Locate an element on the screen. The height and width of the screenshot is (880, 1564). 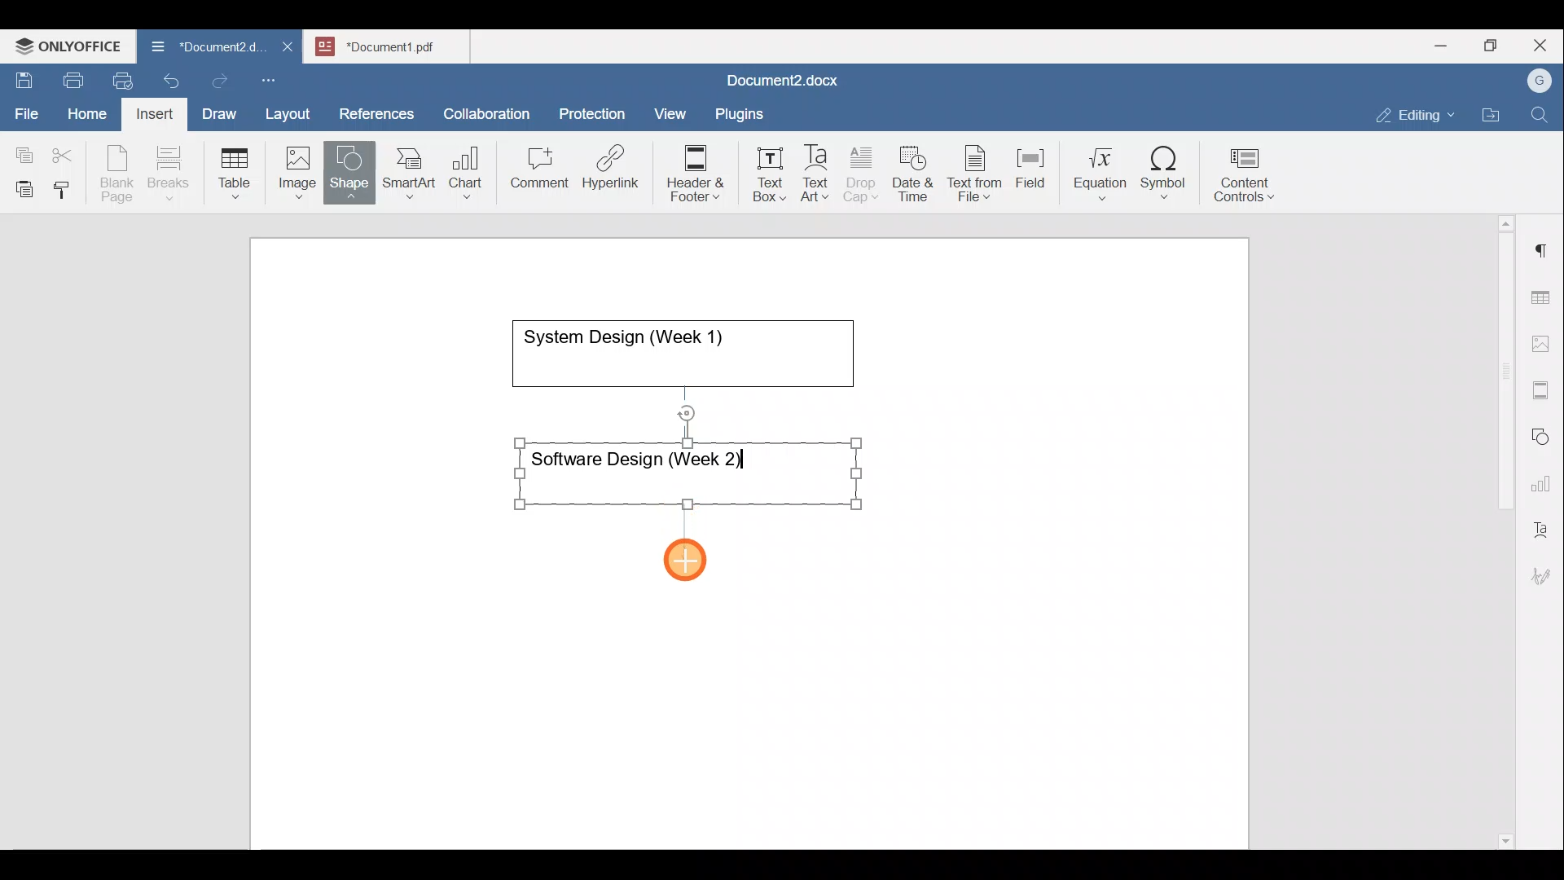
Close document is located at coordinates (288, 48).